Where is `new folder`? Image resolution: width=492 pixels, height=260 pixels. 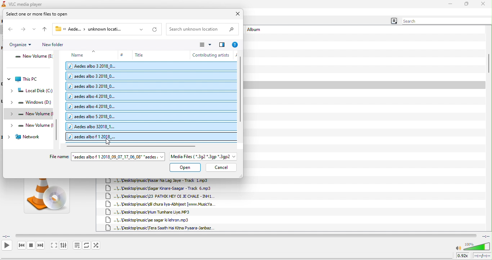
new folder is located at coordinates (53, 45).